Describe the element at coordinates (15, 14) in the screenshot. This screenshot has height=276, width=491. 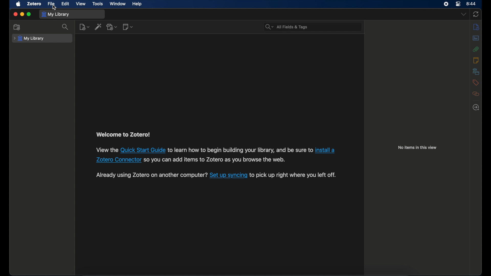
I see `close` at that location.